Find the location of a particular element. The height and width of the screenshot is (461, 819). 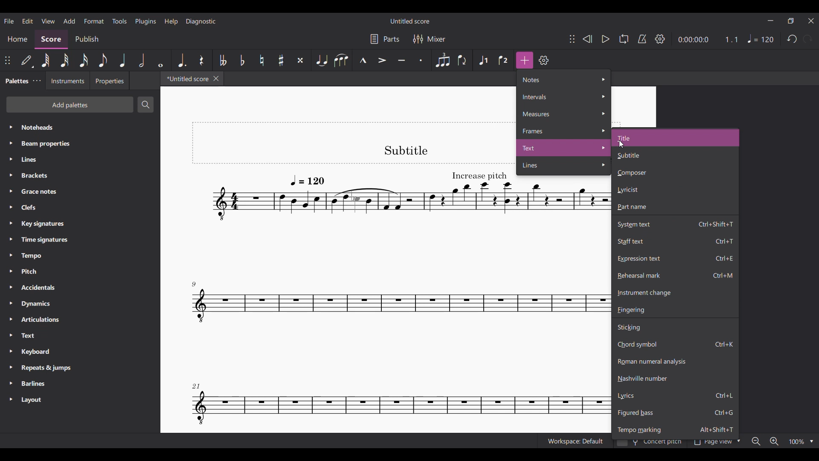

Key signatures is located at coordinates (81, 224).